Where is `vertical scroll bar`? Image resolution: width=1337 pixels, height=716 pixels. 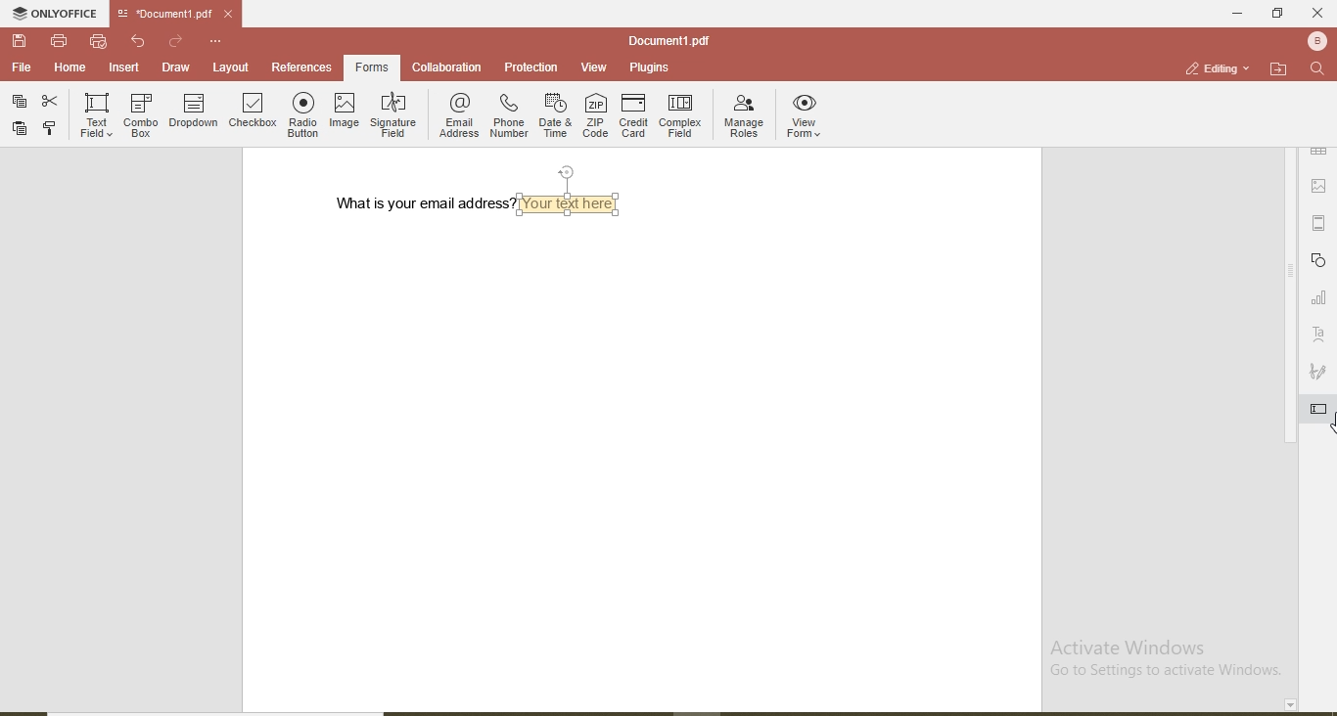
vertical scroll bar is located at coordinates (1289, 297).